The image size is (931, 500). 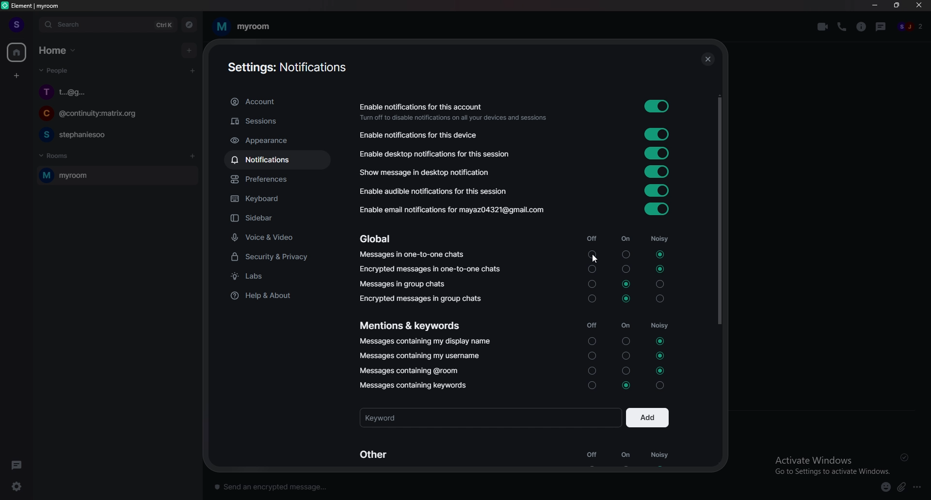 What do you see at coordinates (658, 310) in the screenshot?
I see `noisy` at bounding box center [658, 310].